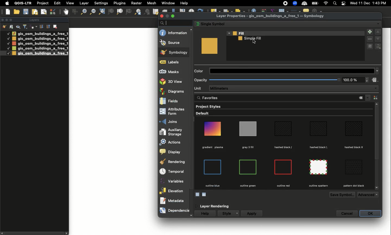 The height and width of the screenshot is (235, 391). What do you see at coordinates (138, 12) in the screenshot?
I see `Zoom last` at bounding box center [138, 12].